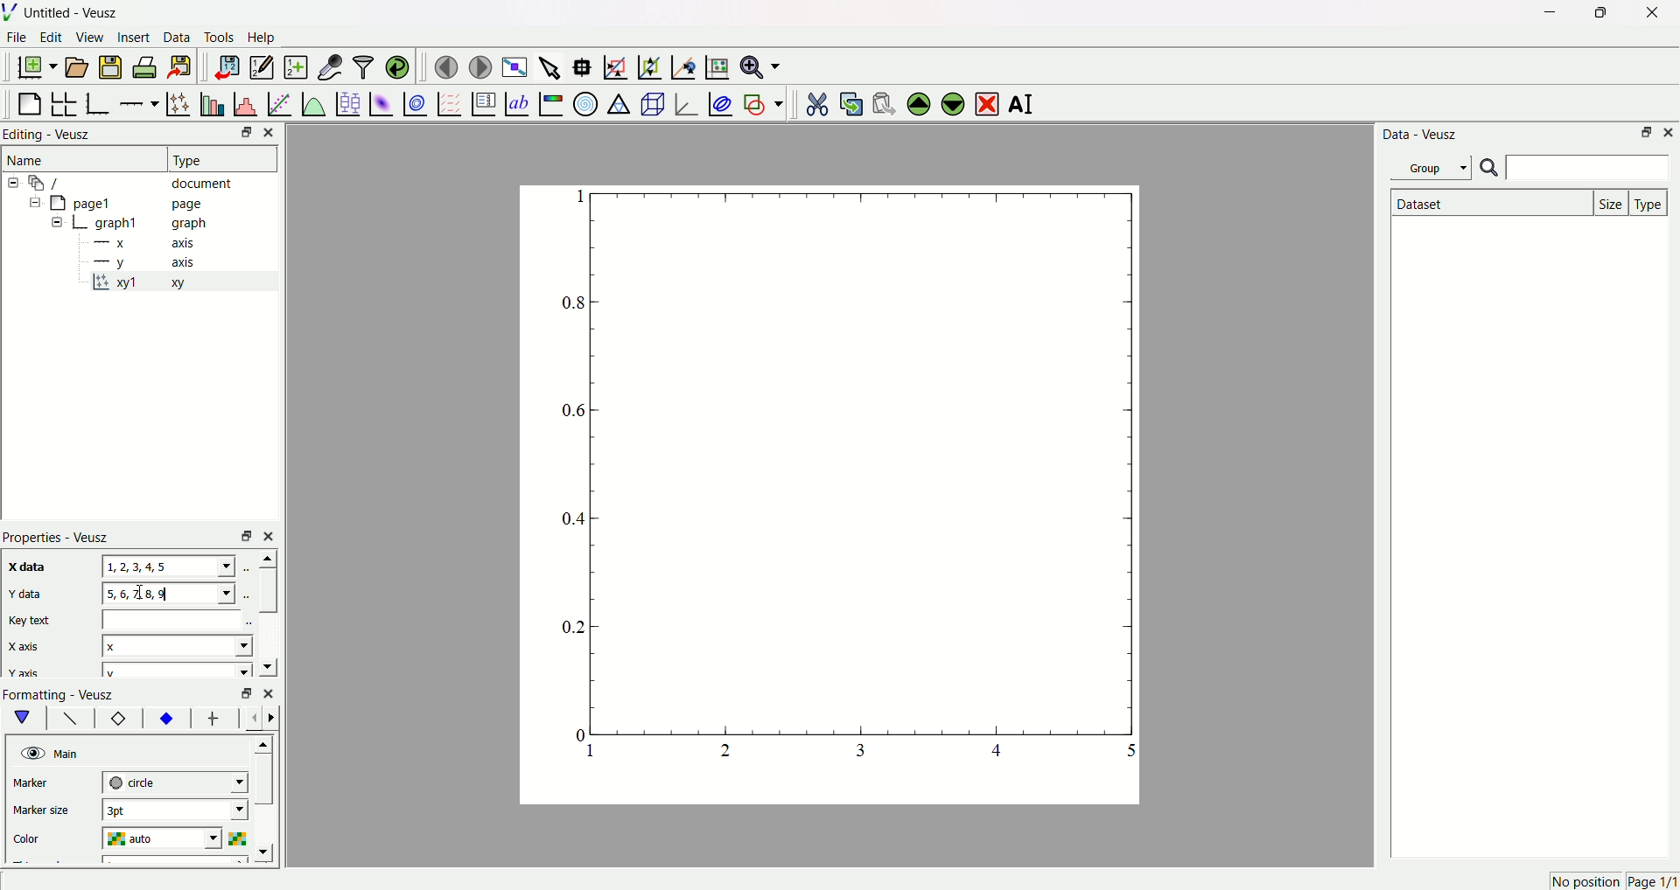 This screenshot has height=890, width=1680. What do you see at coordinates (150, 261) in the screenshot?
I see `y axis` at bounding box center [150, 261].